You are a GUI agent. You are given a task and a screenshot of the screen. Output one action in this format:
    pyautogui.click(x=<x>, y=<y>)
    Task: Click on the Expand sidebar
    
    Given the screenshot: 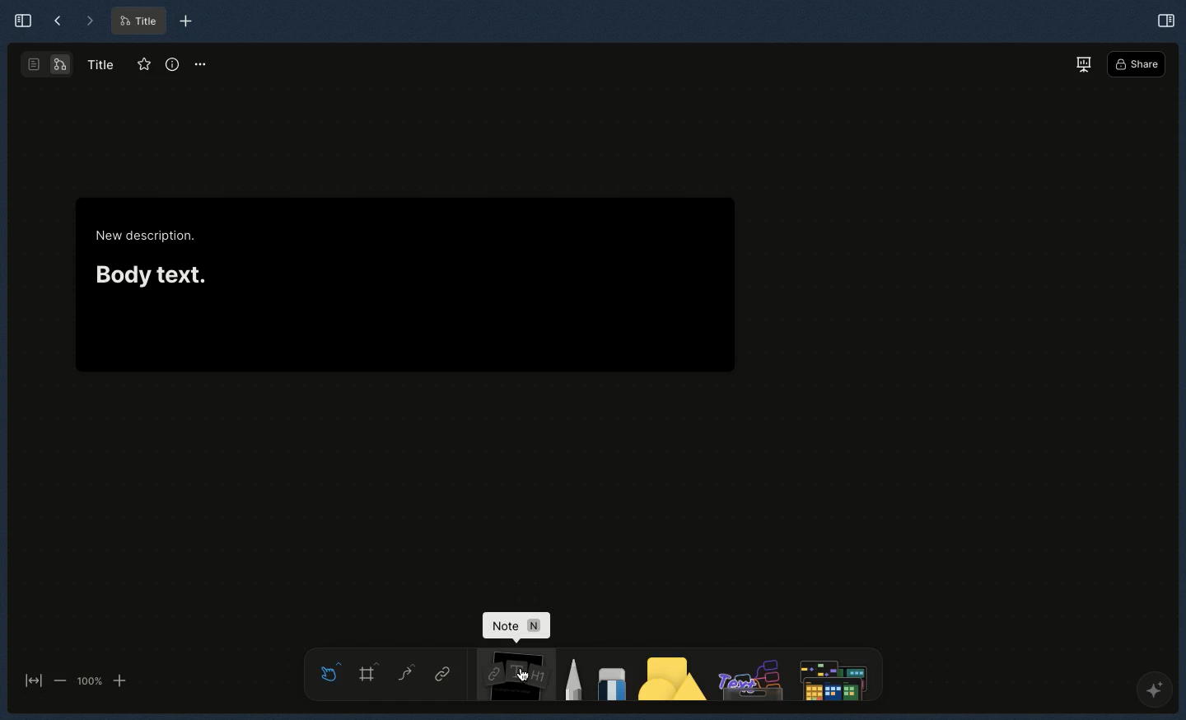 What is the action you would take?
    pyautogui.click(x=18, y=20)
    